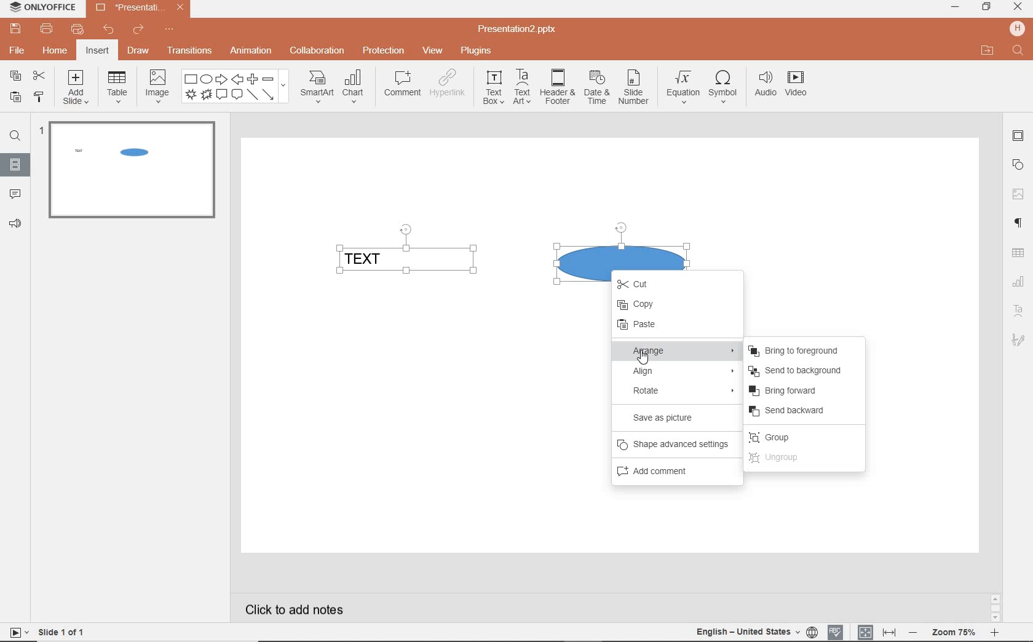  What do you see at coordinates (877, 631) in the screenshot?
I see `FIT TO SLIDE / FIT TO WIDTH` at bounding box center [877, 631].